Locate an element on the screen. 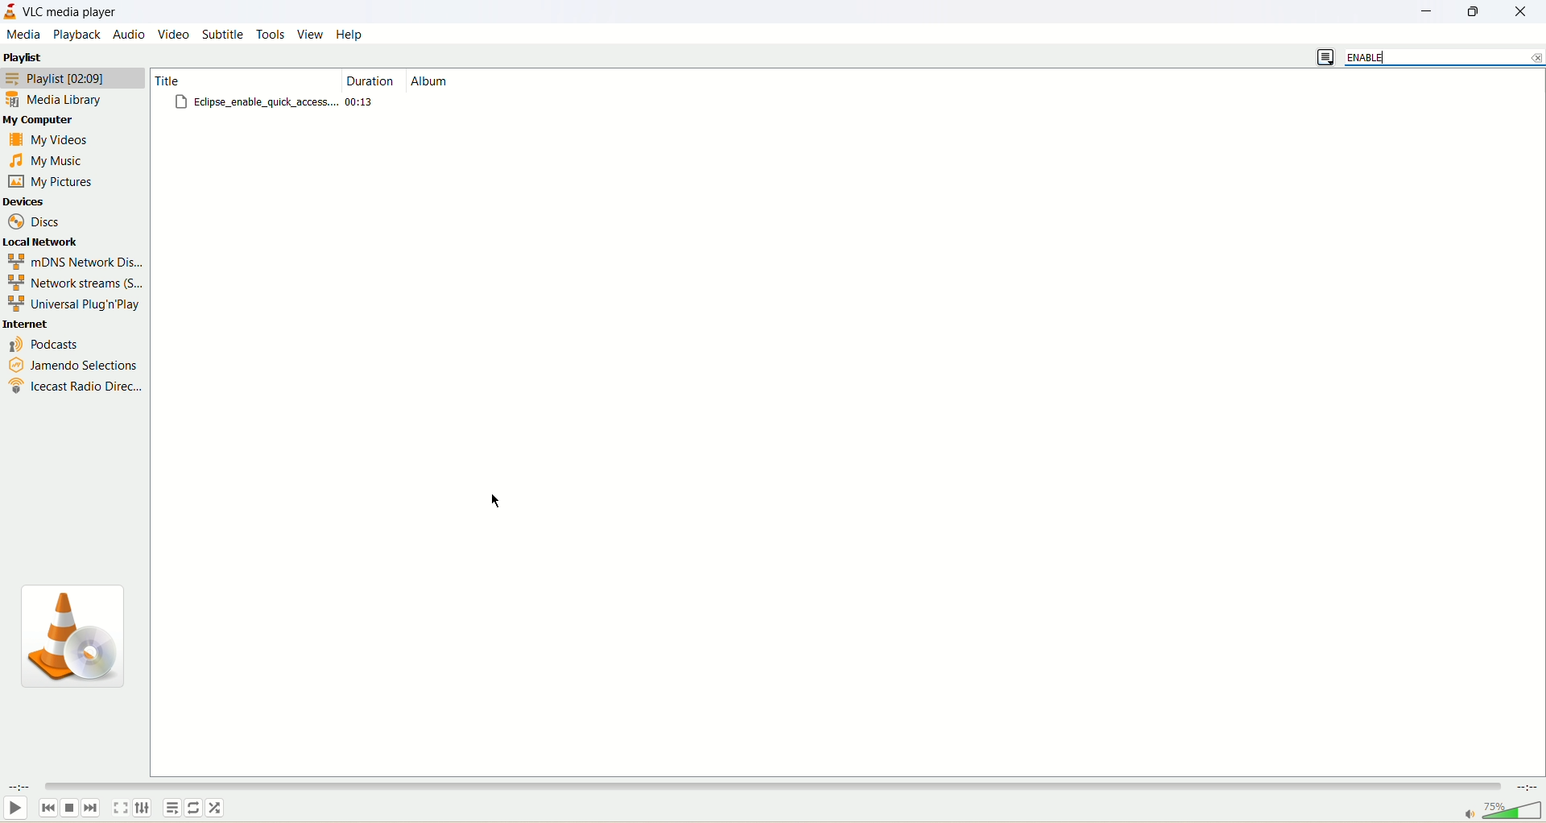  random is located at coordinates (217, 809).